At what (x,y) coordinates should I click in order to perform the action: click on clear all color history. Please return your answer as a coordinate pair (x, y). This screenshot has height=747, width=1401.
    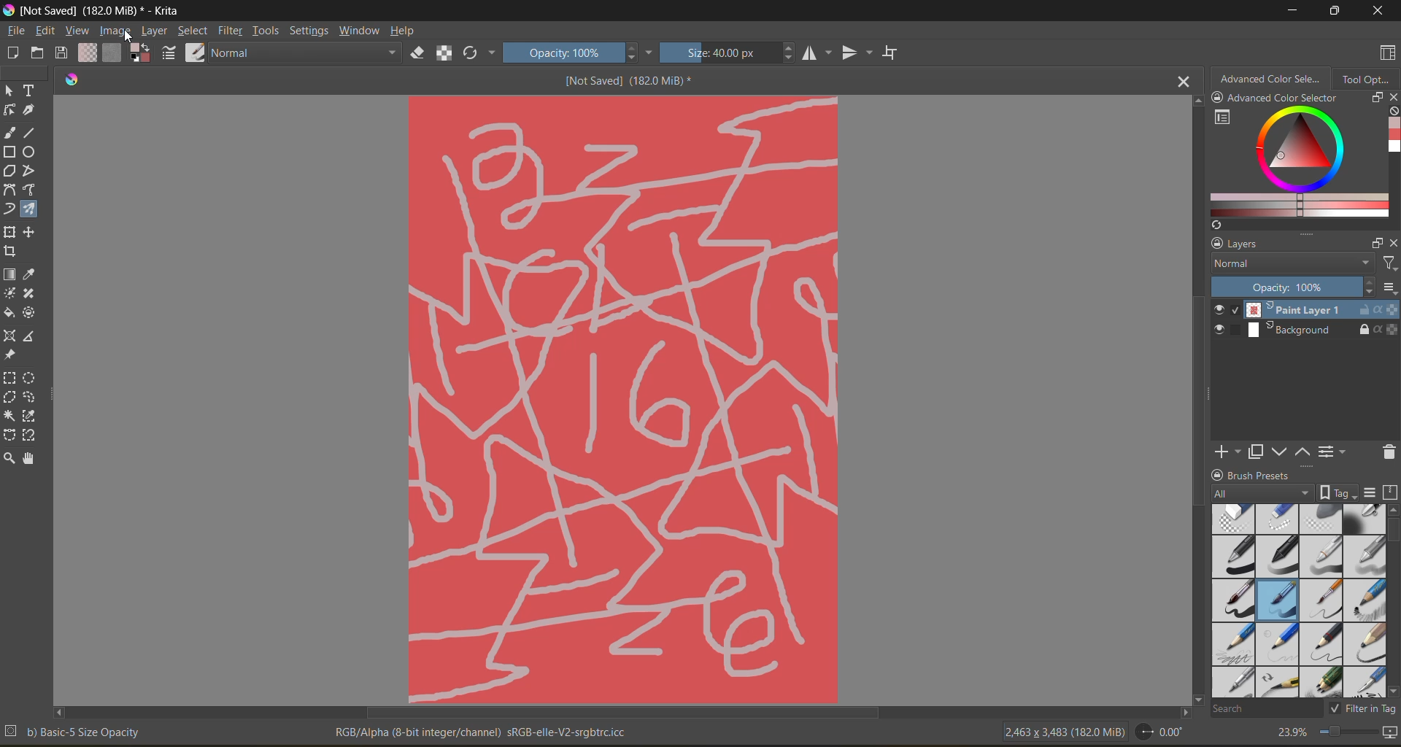
    Looking at the image, I should click on (1392, 113).